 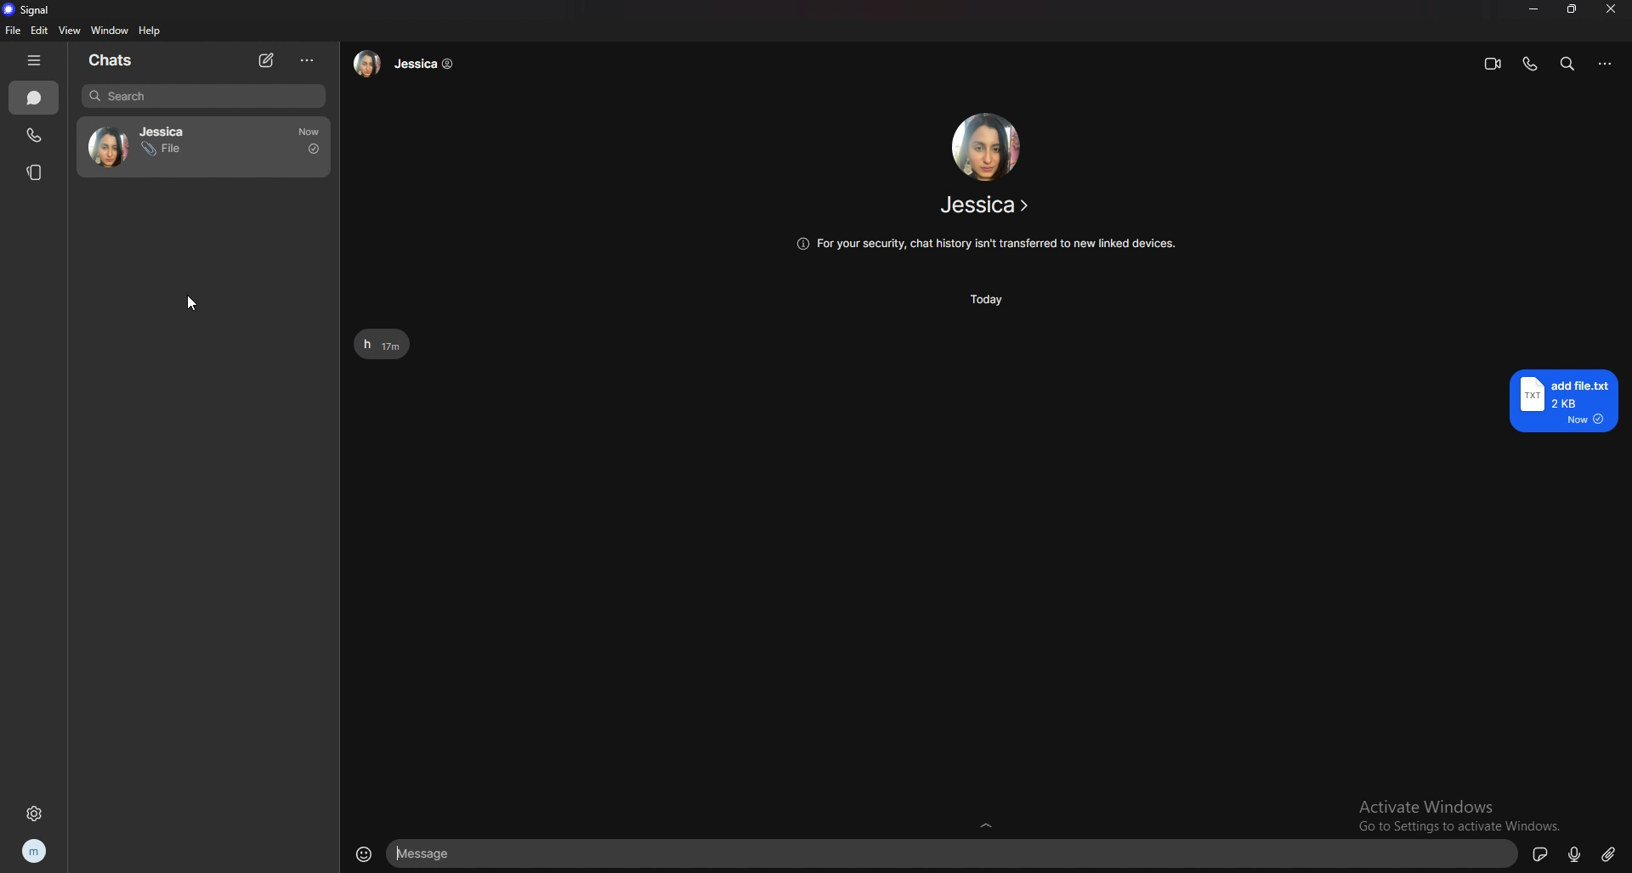 What do you see at coordinates (150, 31) in the screenshot?
I see `help` at bounding box center [150, 31].